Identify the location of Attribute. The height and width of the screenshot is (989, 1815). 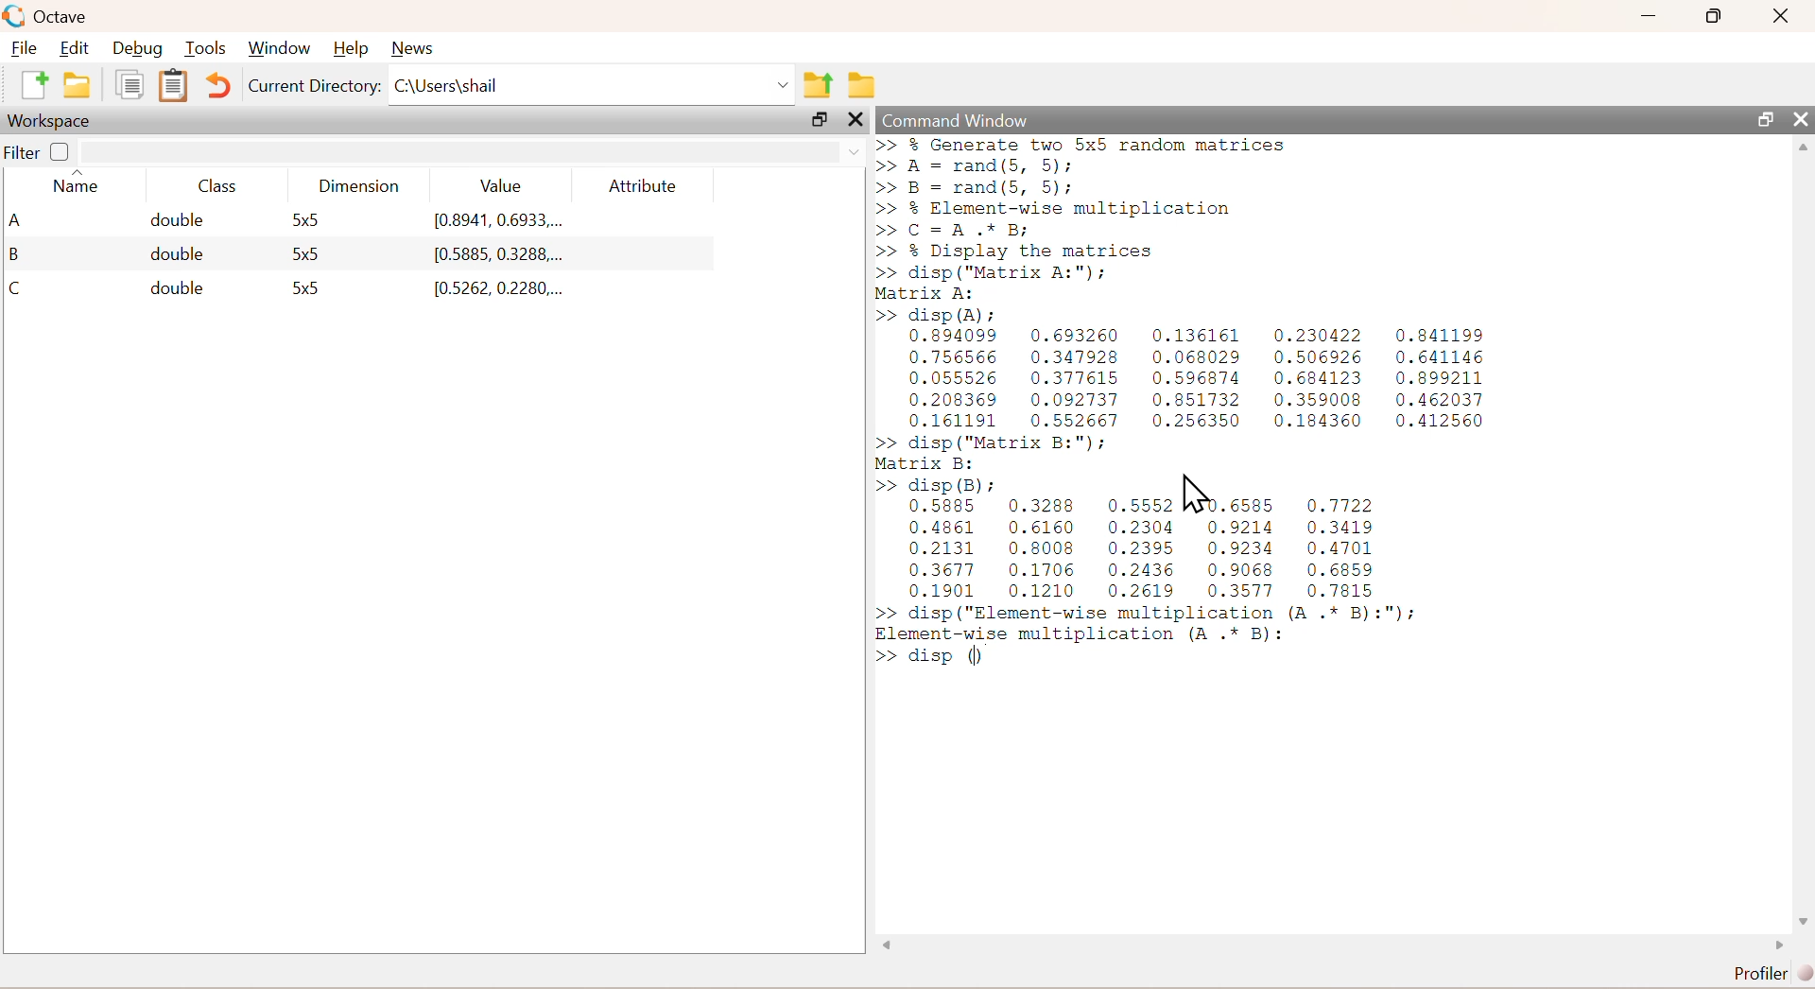
(642, 181).